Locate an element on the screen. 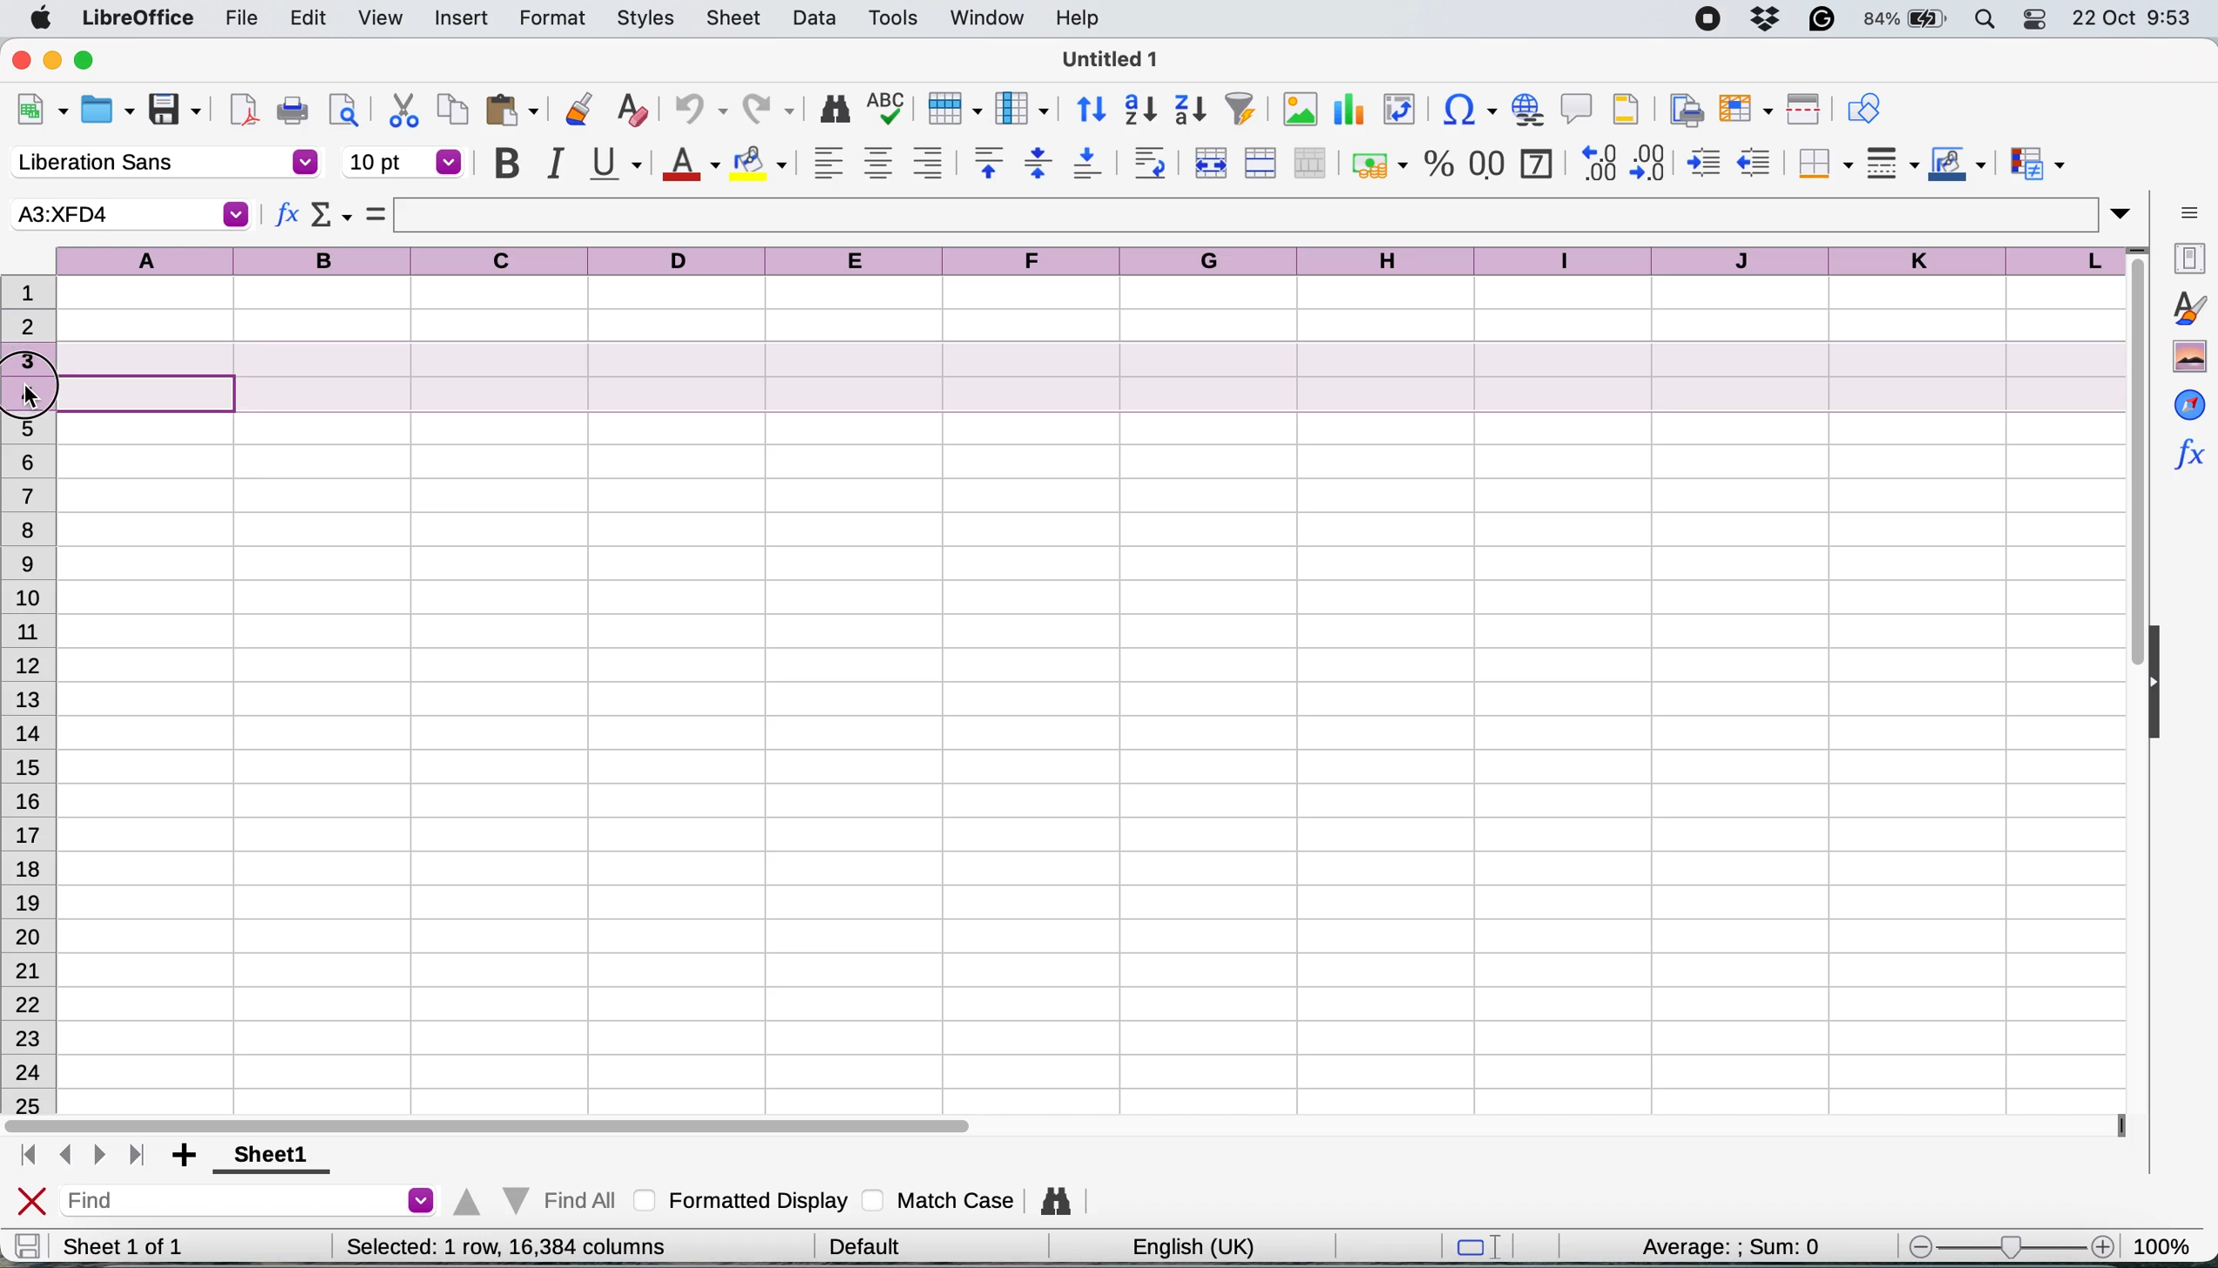 Image resolution: width=2218 pixels, height=1268 pixels. properties is located at coordinates (2186, 256).